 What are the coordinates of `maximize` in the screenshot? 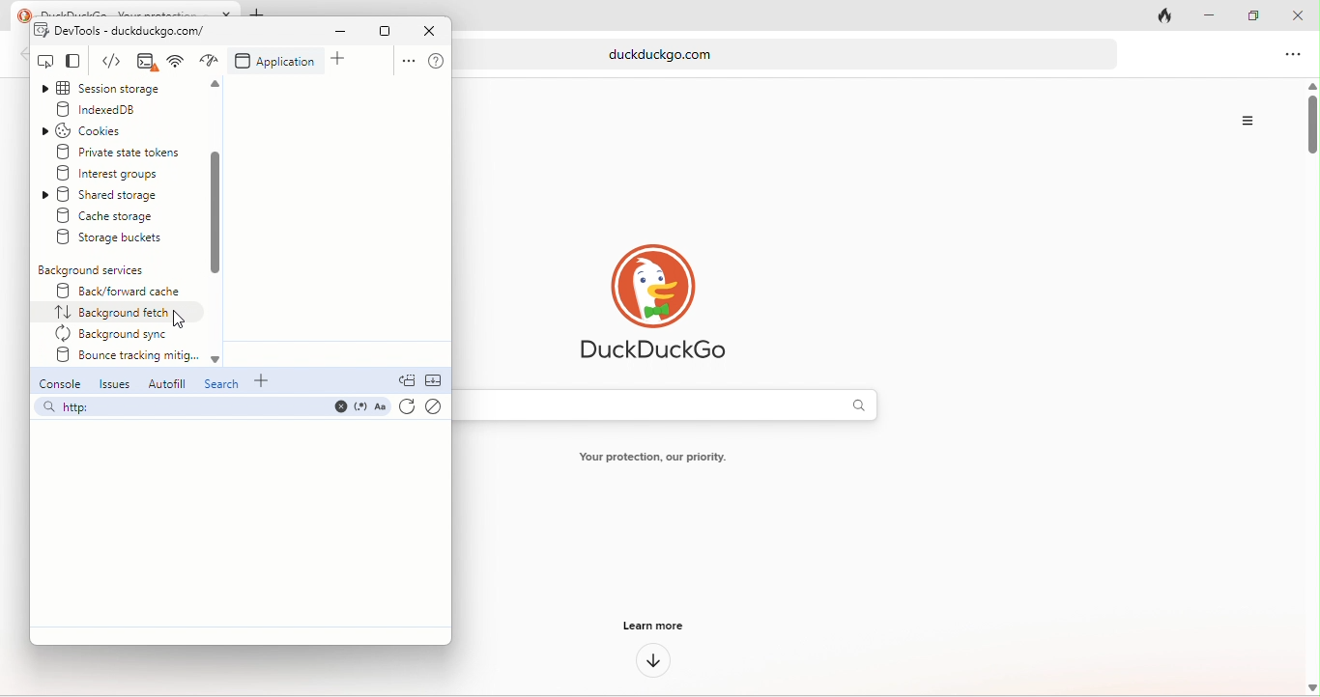 It's located at (1246, 13).